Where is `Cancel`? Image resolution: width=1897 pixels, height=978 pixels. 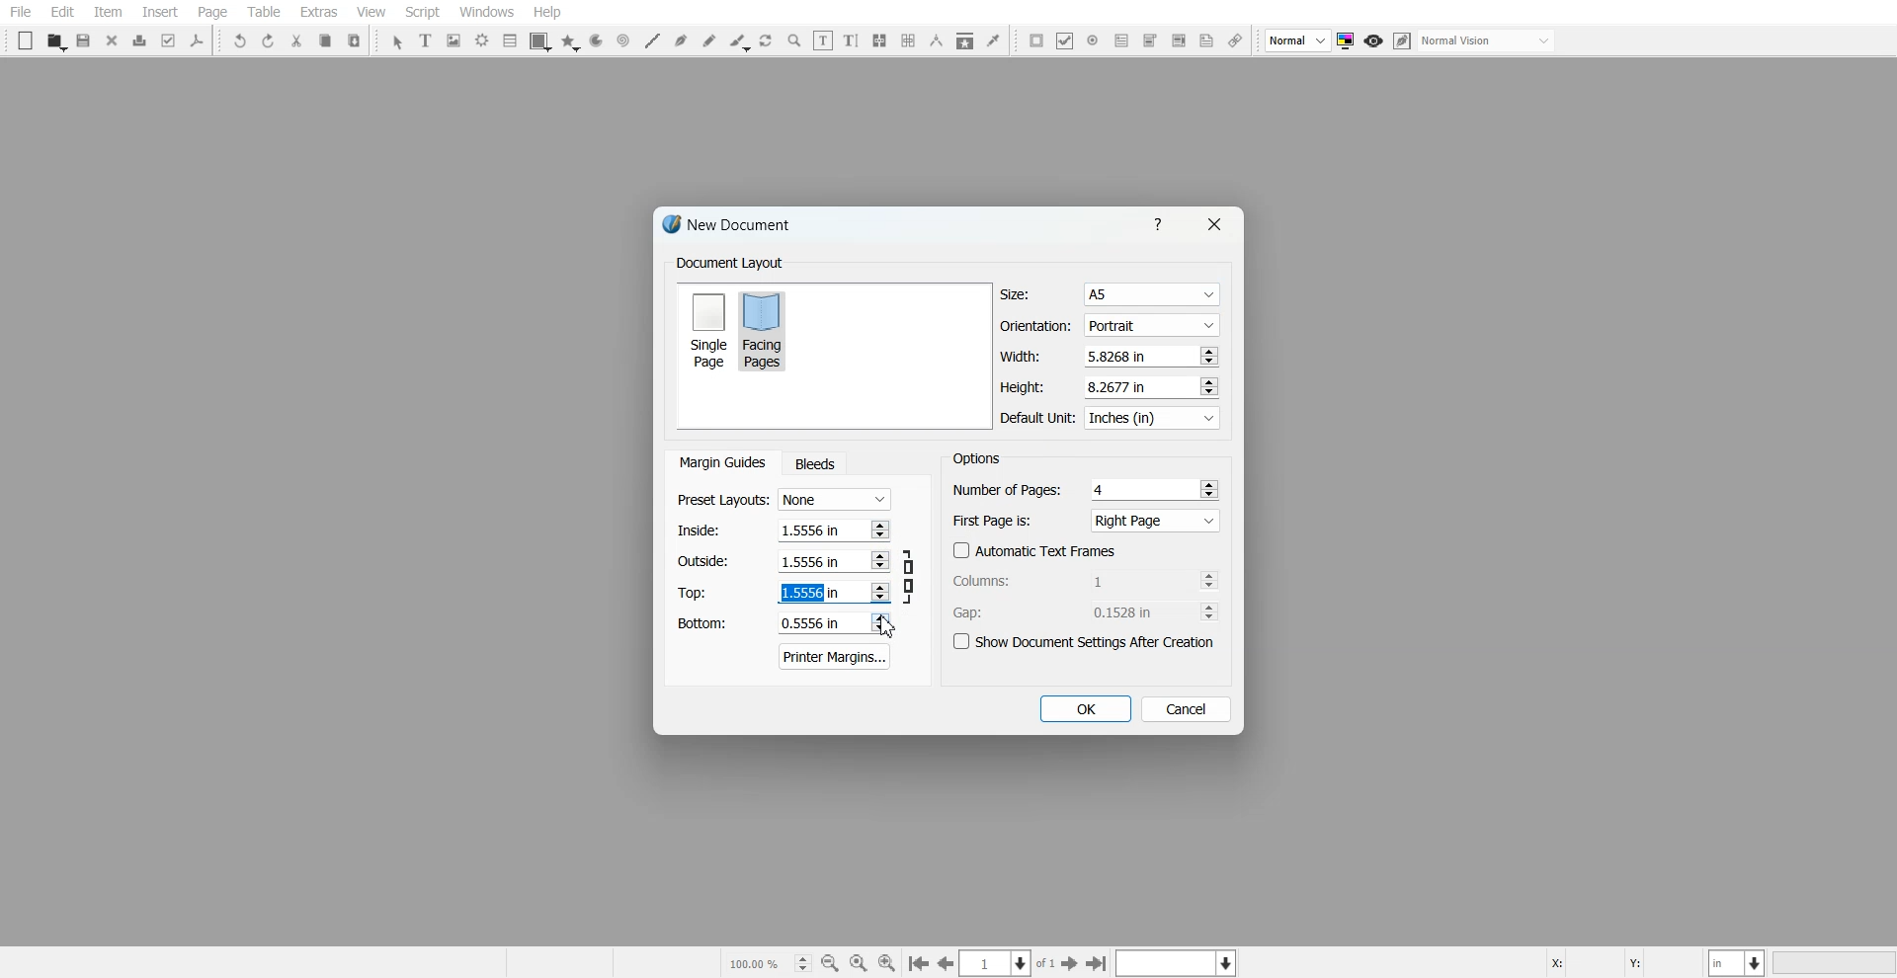
Cancel is located at coordinates (1187, 708).